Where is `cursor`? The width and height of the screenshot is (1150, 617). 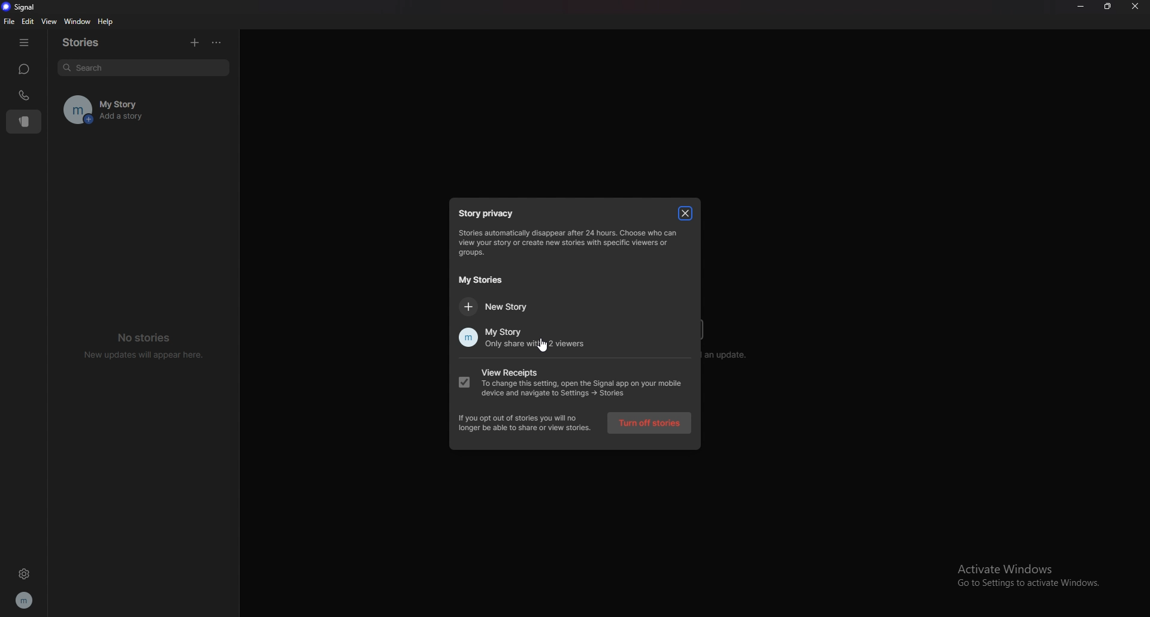 cursor is located at coordinates (546, 346).